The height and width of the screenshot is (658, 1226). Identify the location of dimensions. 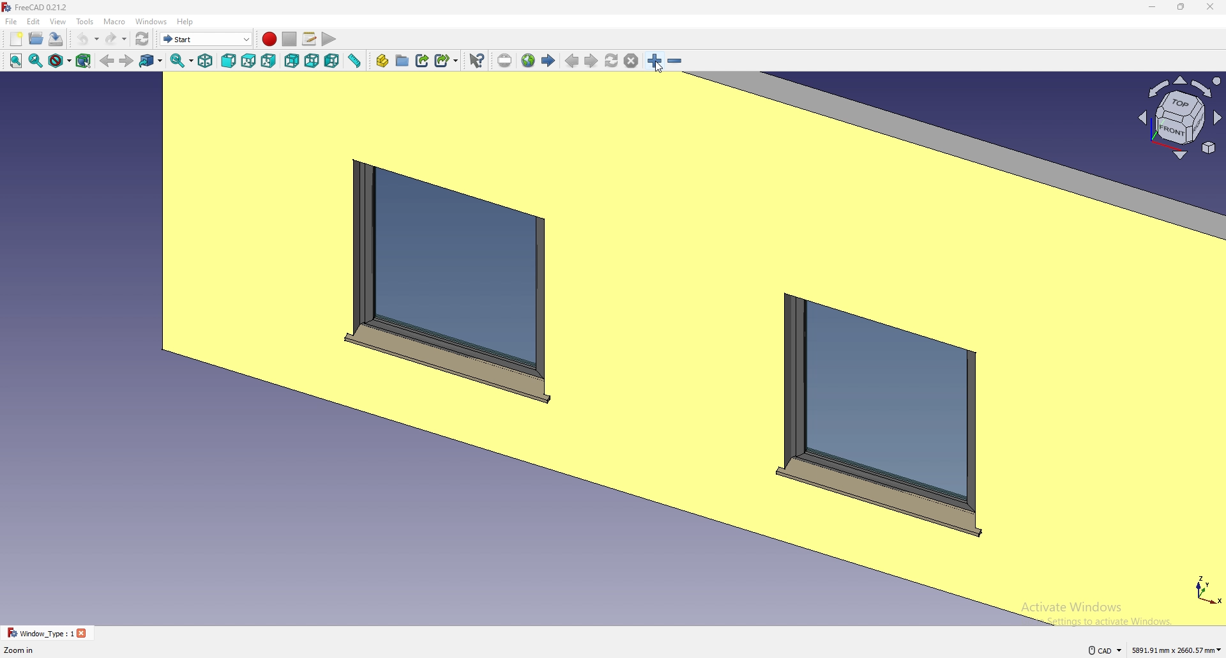
(1177, 649).